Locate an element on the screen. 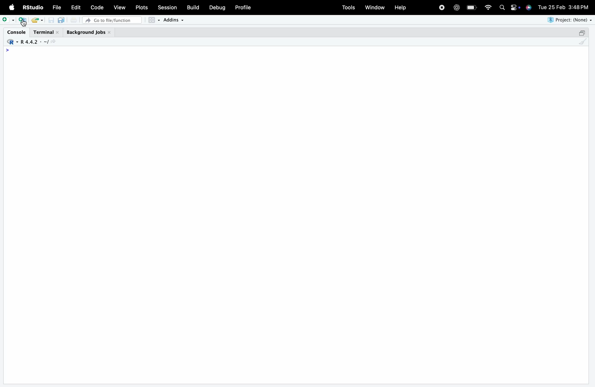  Save current document is located at coordinates (51, 20).